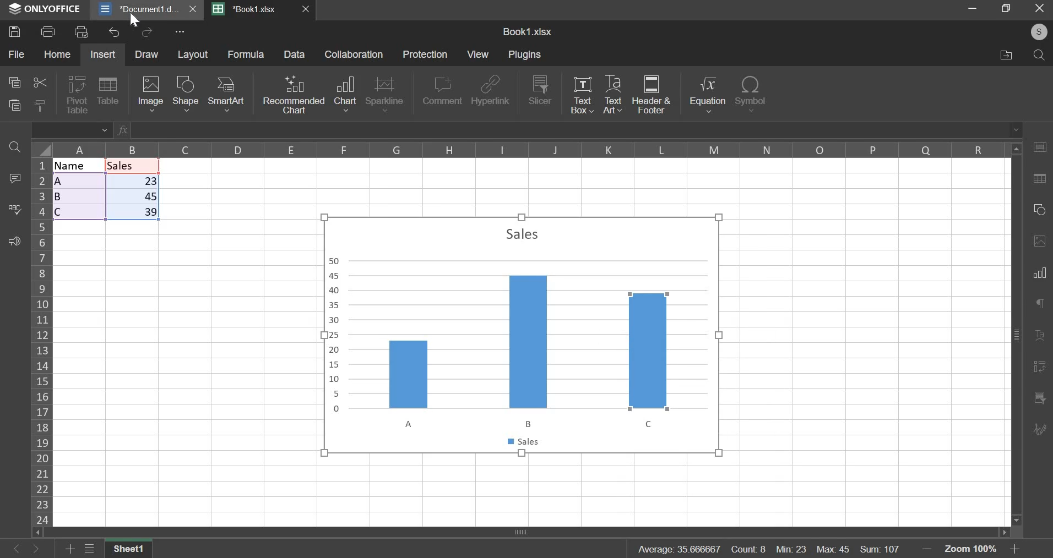 The height and width of the screenshot is (558, 1053). I want to click on recommended chart, so click(293, 94).